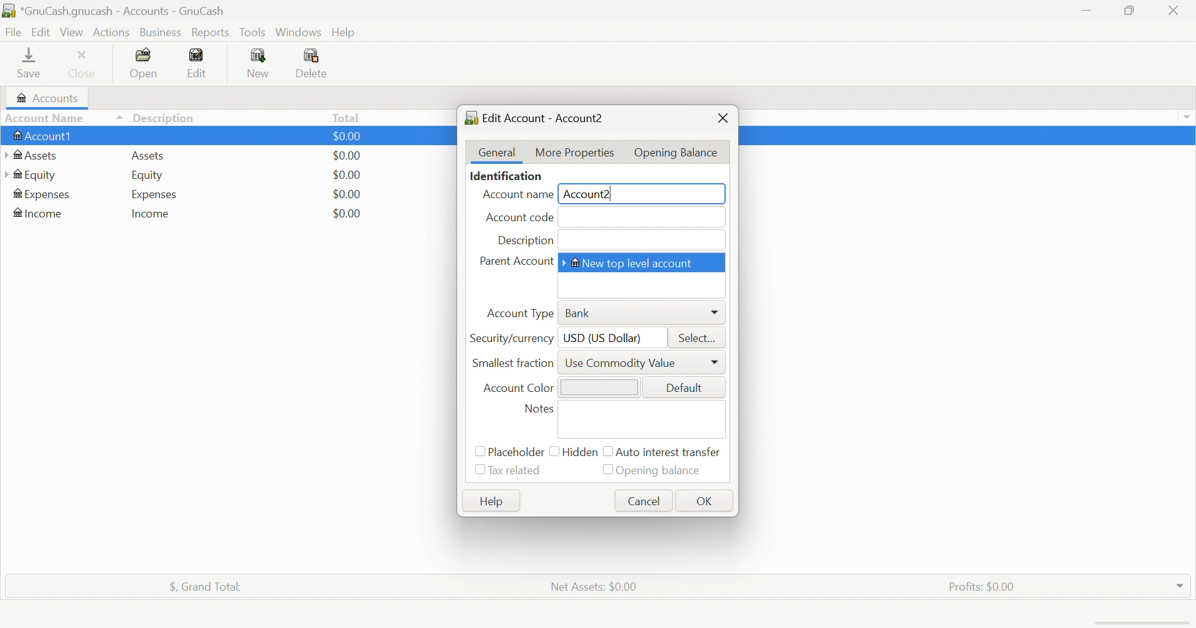 The height and width of the screenshot is (628, 1196). I want to click on Account code, so click(521, 217).